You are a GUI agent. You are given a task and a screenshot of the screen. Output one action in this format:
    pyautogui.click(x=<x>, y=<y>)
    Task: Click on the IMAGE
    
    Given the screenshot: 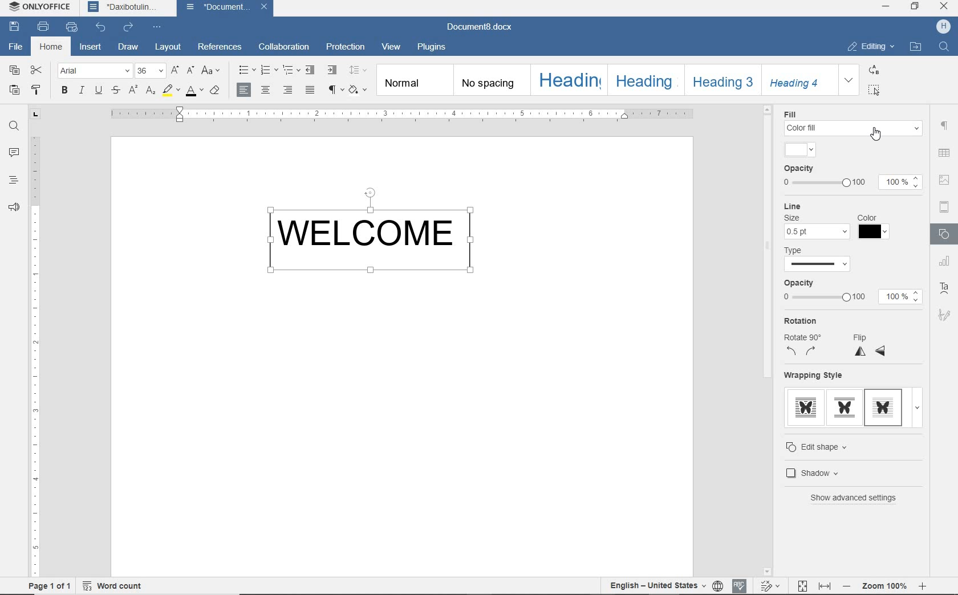 What is the action you would take?
    pyautogui.click(x=945, y=180)
    